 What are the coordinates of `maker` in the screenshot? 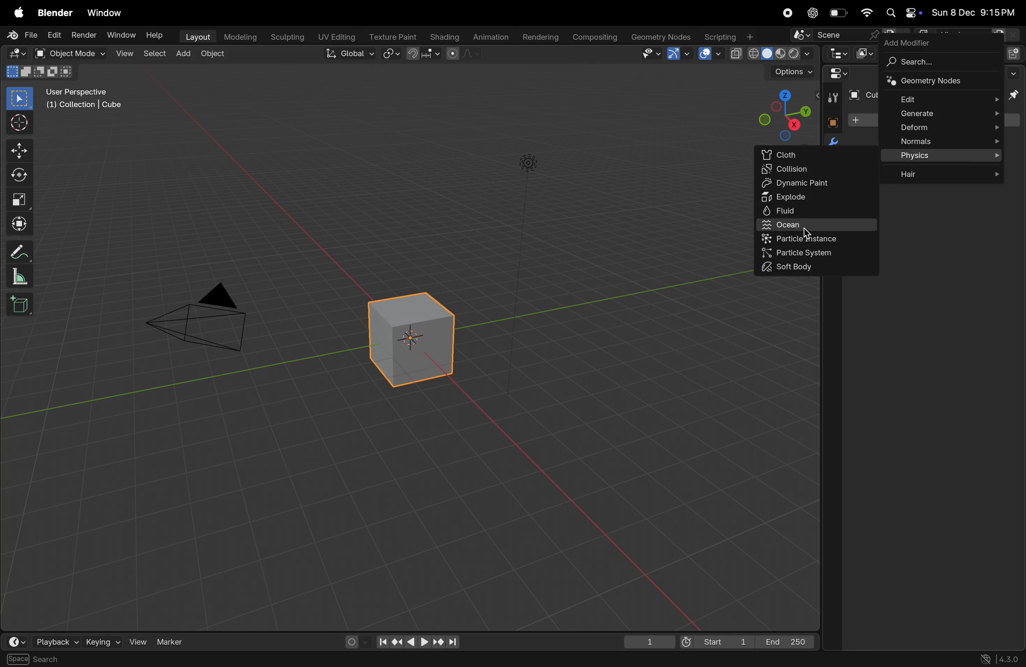 It's located at (174, 641).